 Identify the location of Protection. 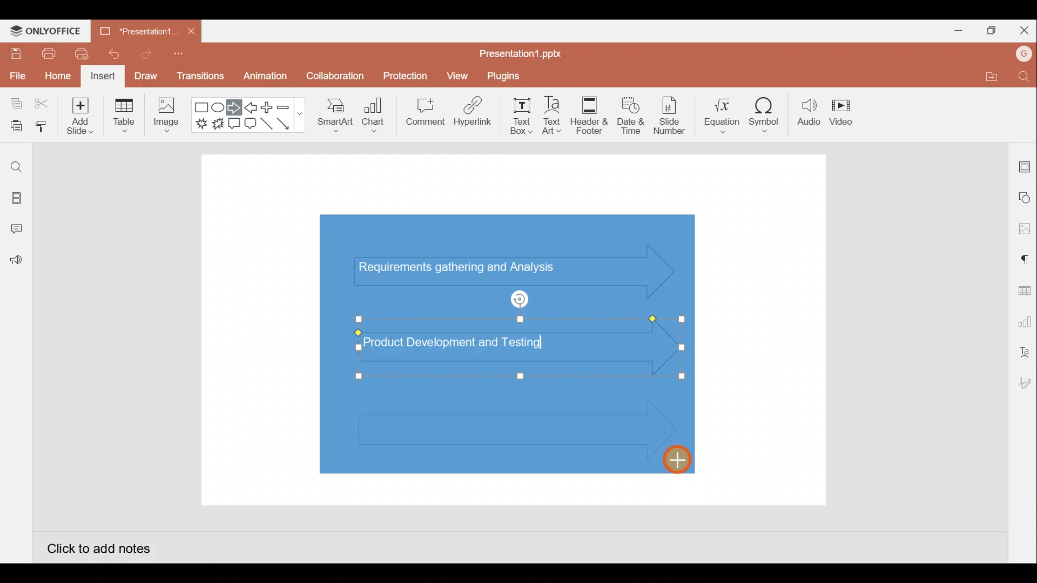
(402, 76).